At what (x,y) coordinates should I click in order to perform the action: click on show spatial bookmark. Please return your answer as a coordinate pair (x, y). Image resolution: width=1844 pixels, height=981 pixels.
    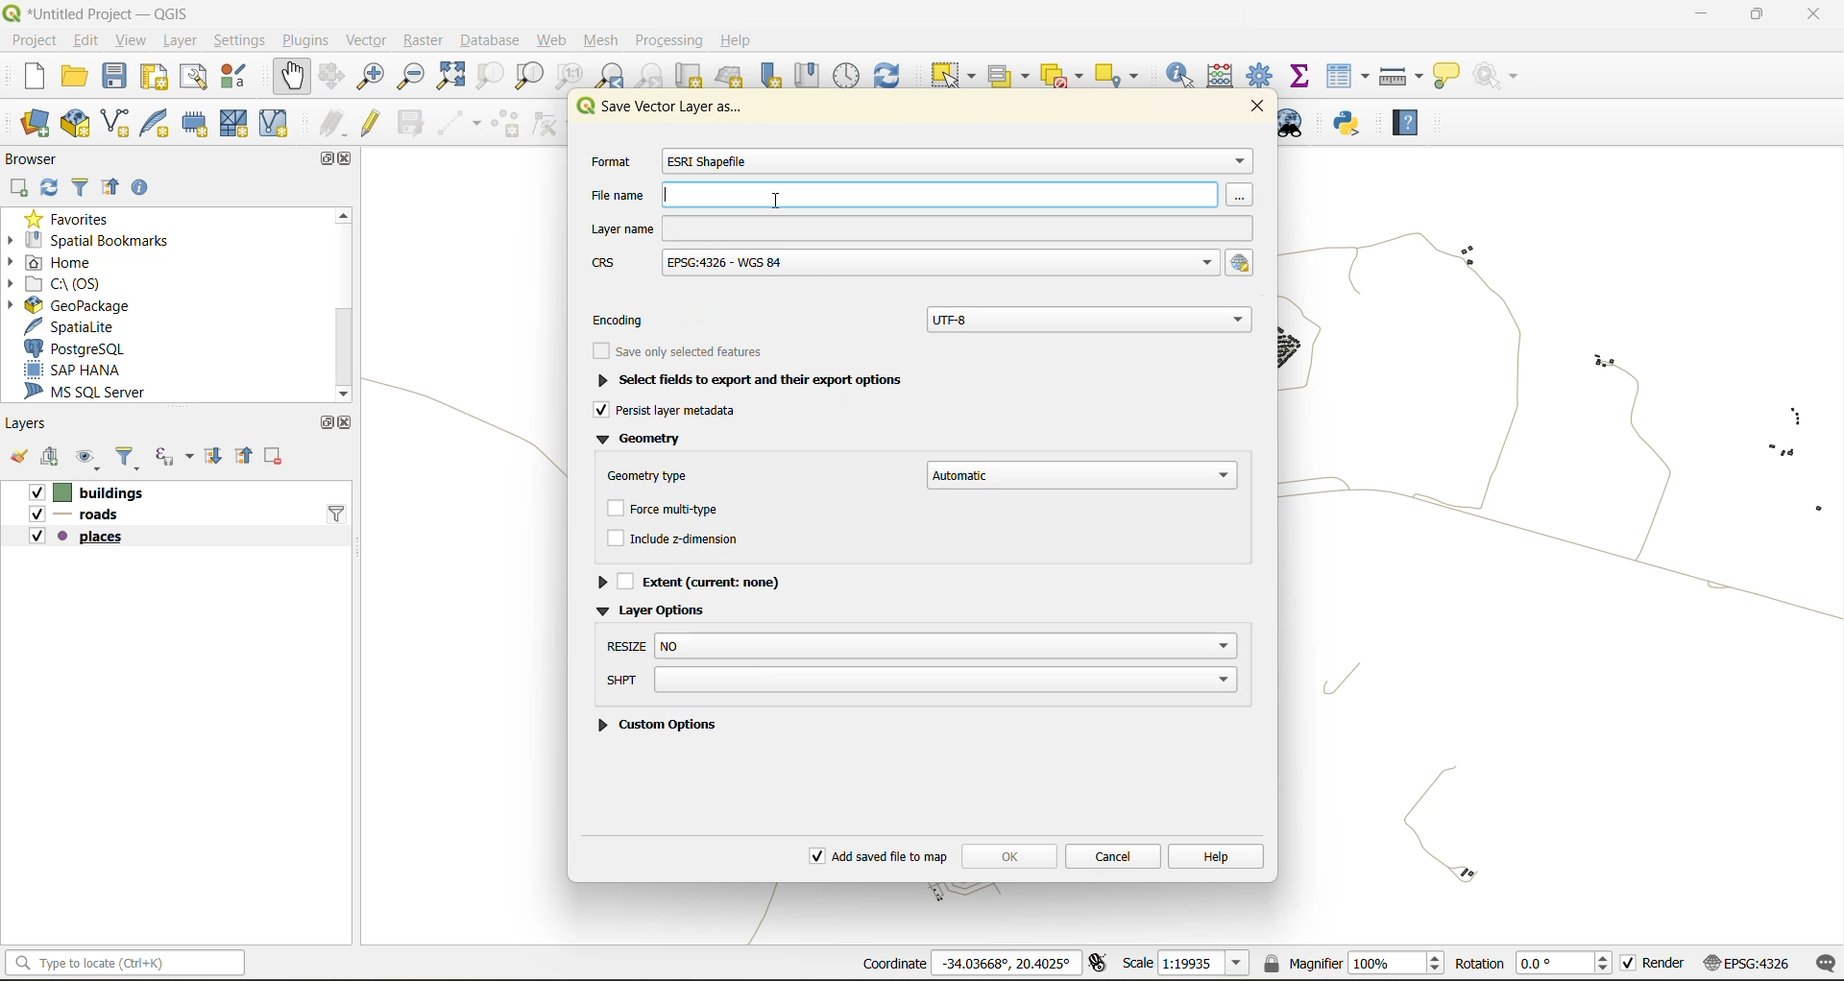
    Looking at the image, I should click on (813, 74).